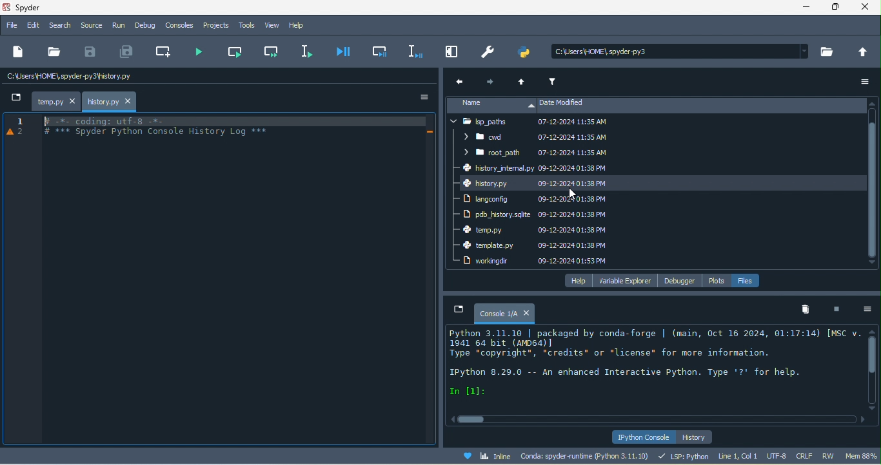 The height and width of the screenshot is (465, 881). I want to click on interrupt kenel, so click(837, 309).